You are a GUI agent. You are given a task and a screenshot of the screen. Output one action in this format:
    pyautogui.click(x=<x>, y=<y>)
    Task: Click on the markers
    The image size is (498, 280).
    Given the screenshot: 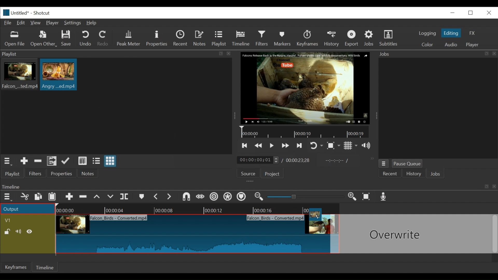 What is the action you would take?
    pyautogui.click(x=141, y=198)
    